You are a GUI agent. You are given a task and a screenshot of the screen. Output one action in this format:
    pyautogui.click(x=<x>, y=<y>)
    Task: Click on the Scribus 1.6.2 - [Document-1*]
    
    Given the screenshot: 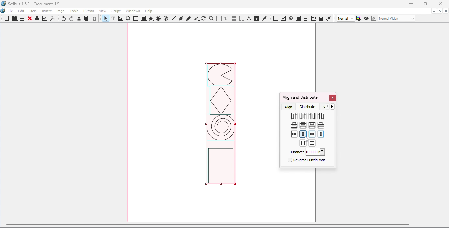 What is the action you would take?
    pyautogui.click(x=33, y=4)
    